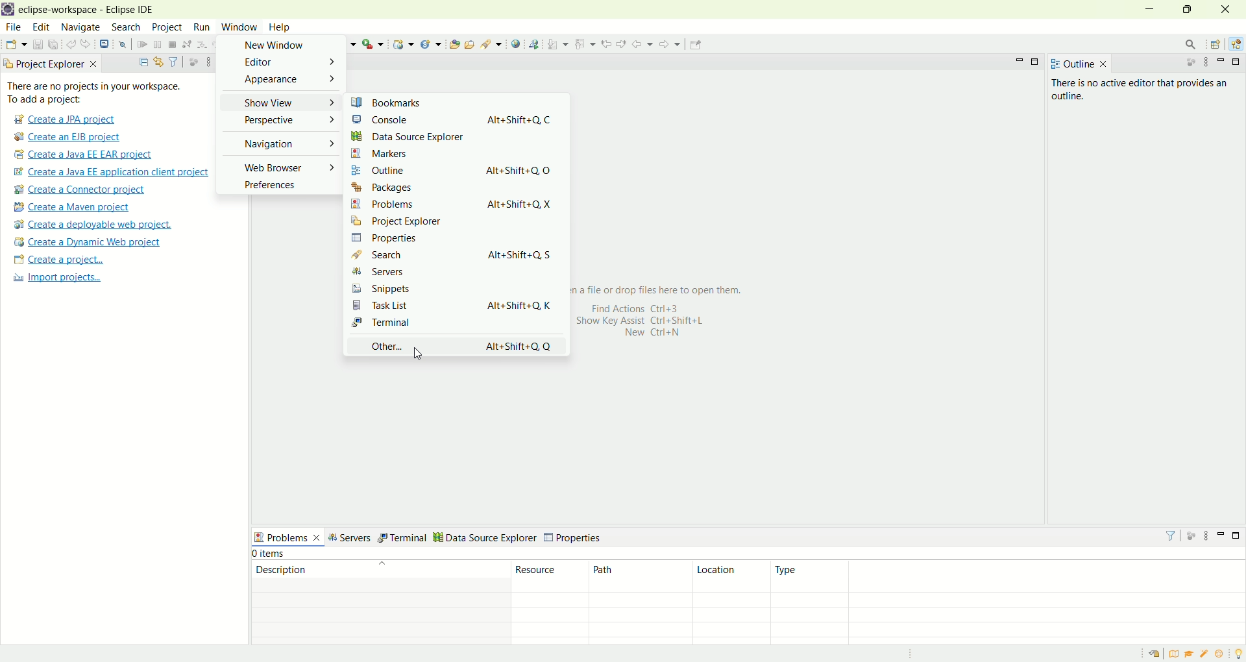 This screenshot has height=662, width=1246. What do you see at coordinates (403, 536) in the screenshot?
I see `terminal` at bounding box center [403, 536].